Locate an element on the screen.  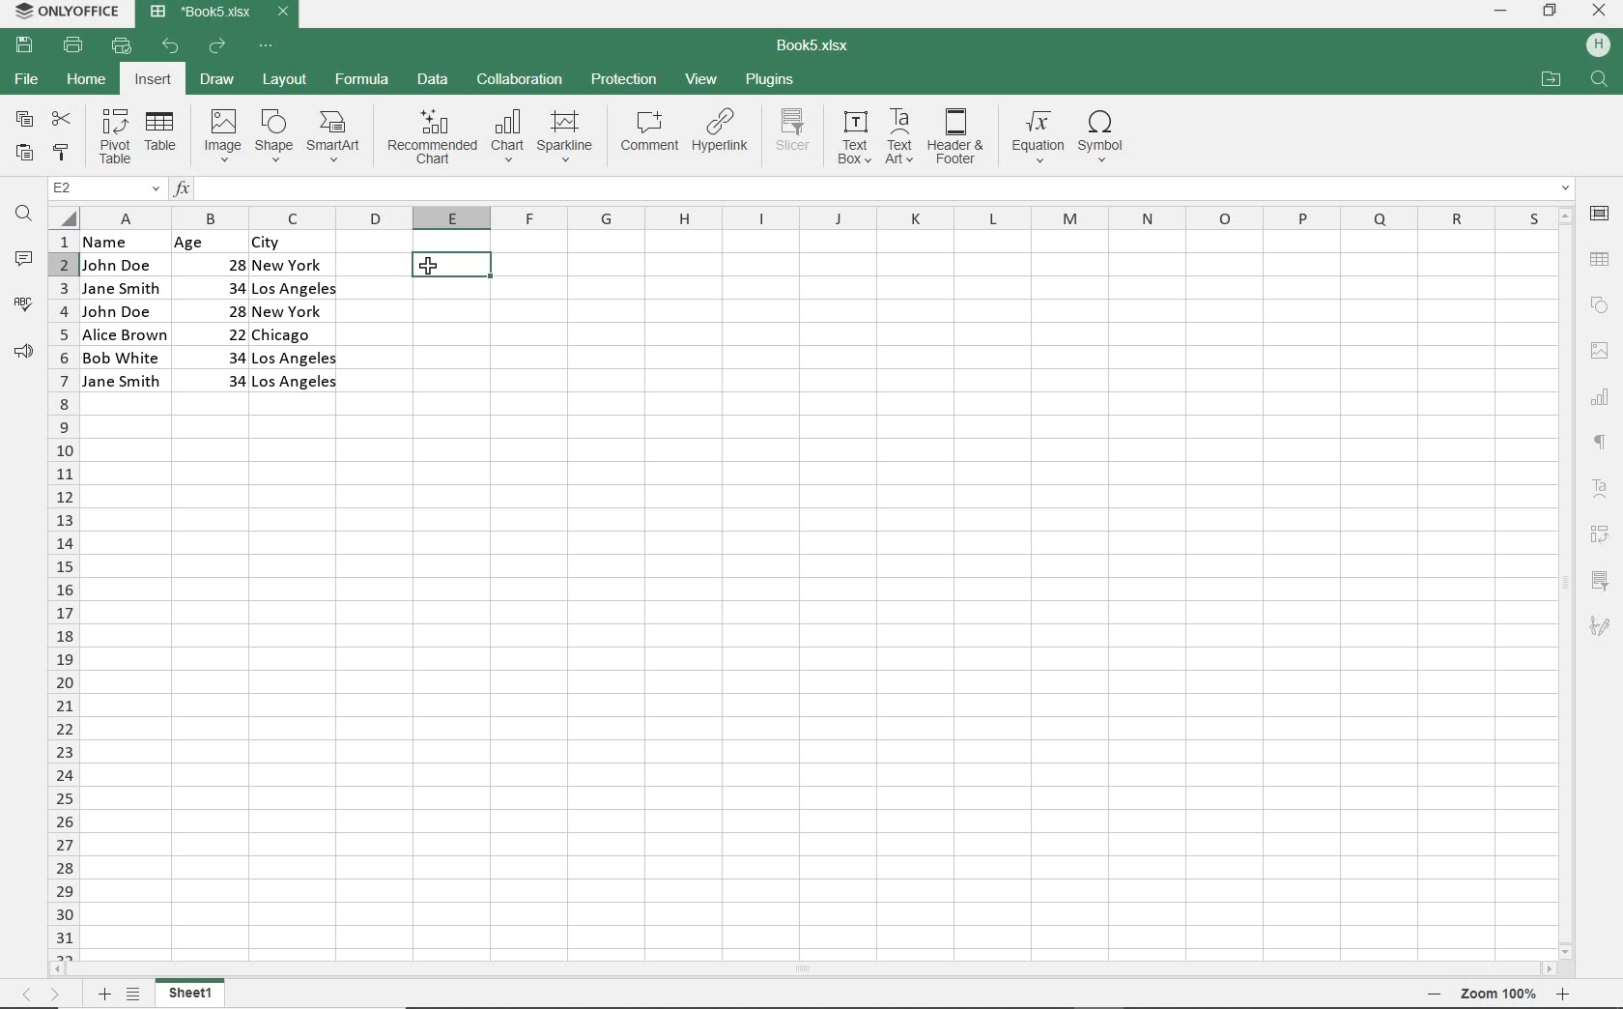
28 is located at coordinates (225, 263).